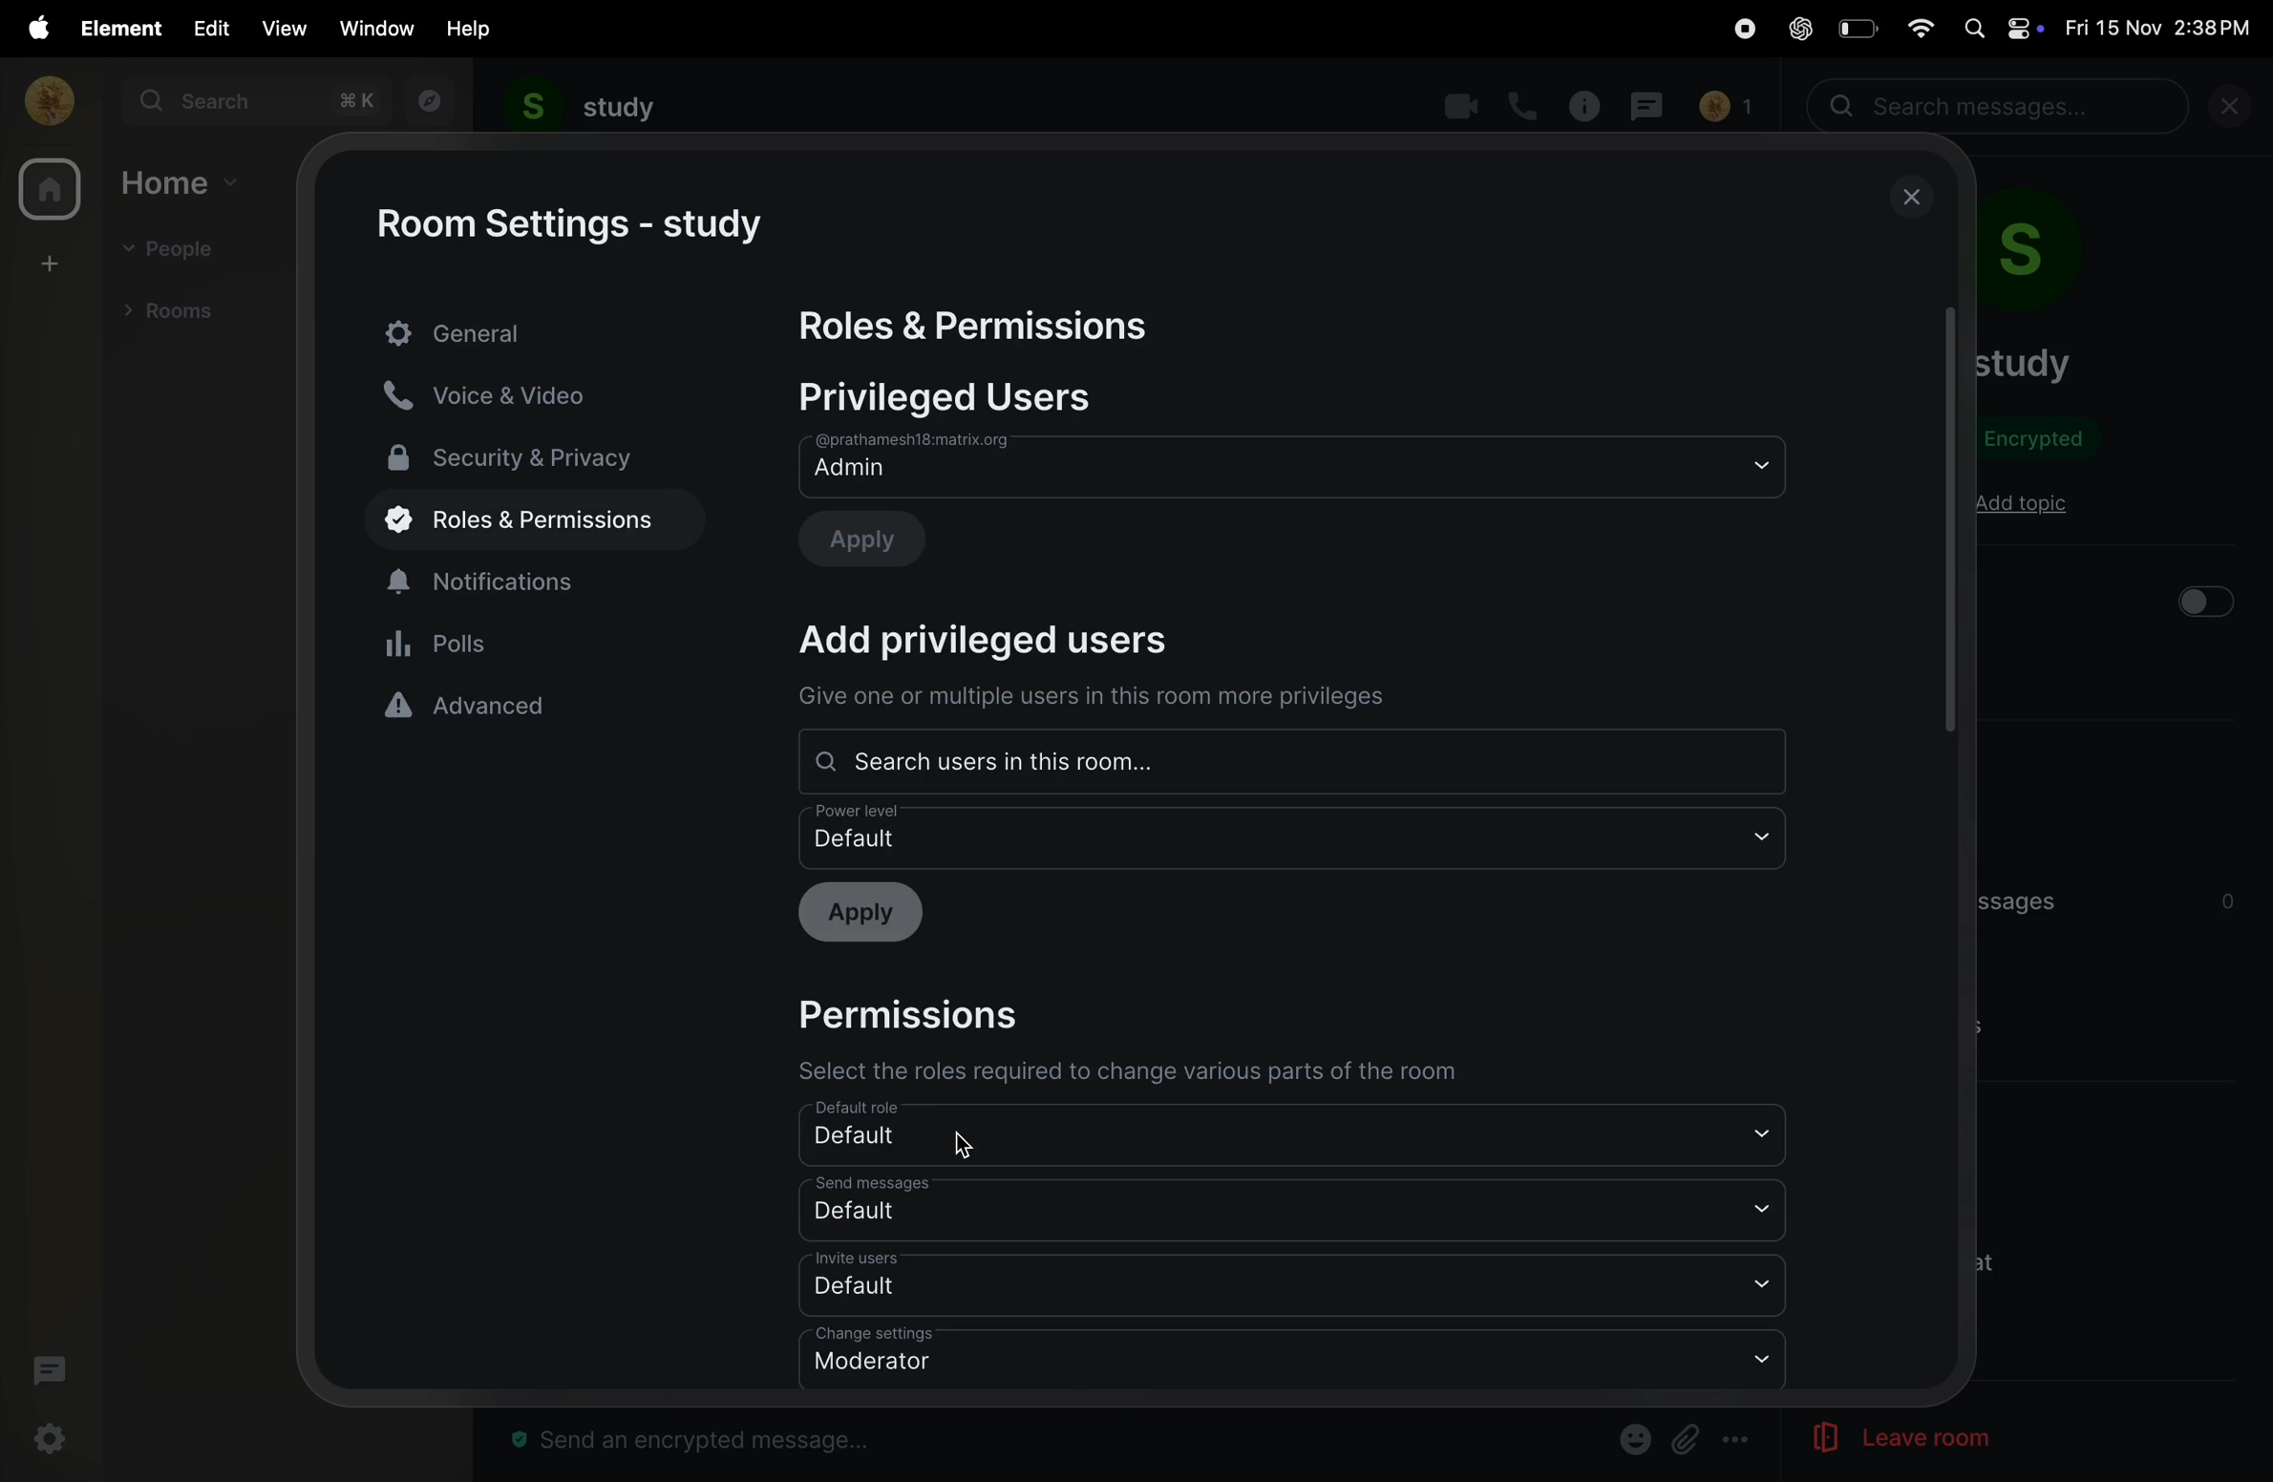 The width and height of the screenshot is (2273, 1482). What do you see at coordinates (1298, 1284) in the screenshot?
I see `Default` at bounding box center [1298, 1284].